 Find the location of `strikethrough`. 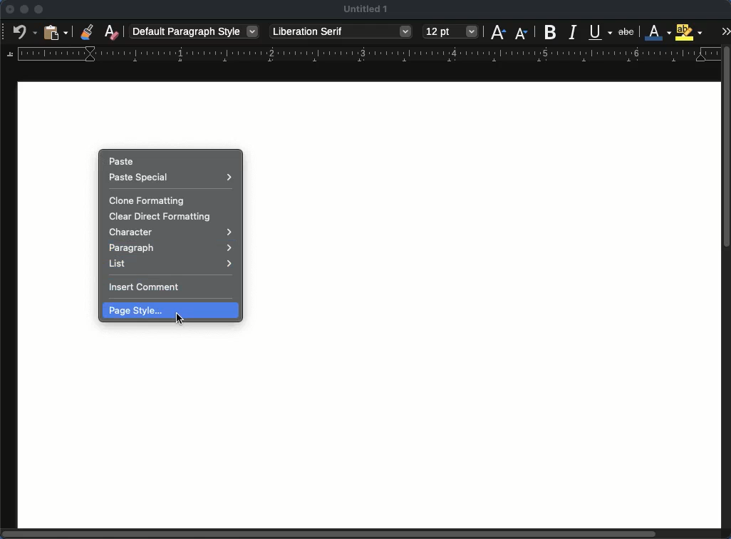

strikethrough is located at coordinates (626, 31).